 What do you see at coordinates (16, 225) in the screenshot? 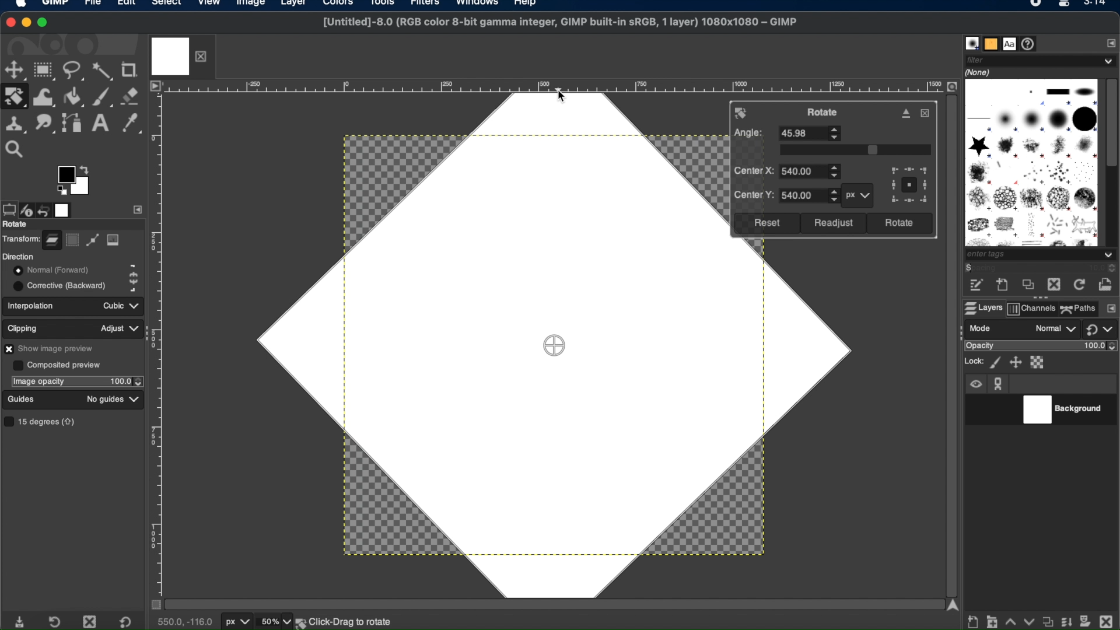
I see `rotate` at bounding box center [16, 225].